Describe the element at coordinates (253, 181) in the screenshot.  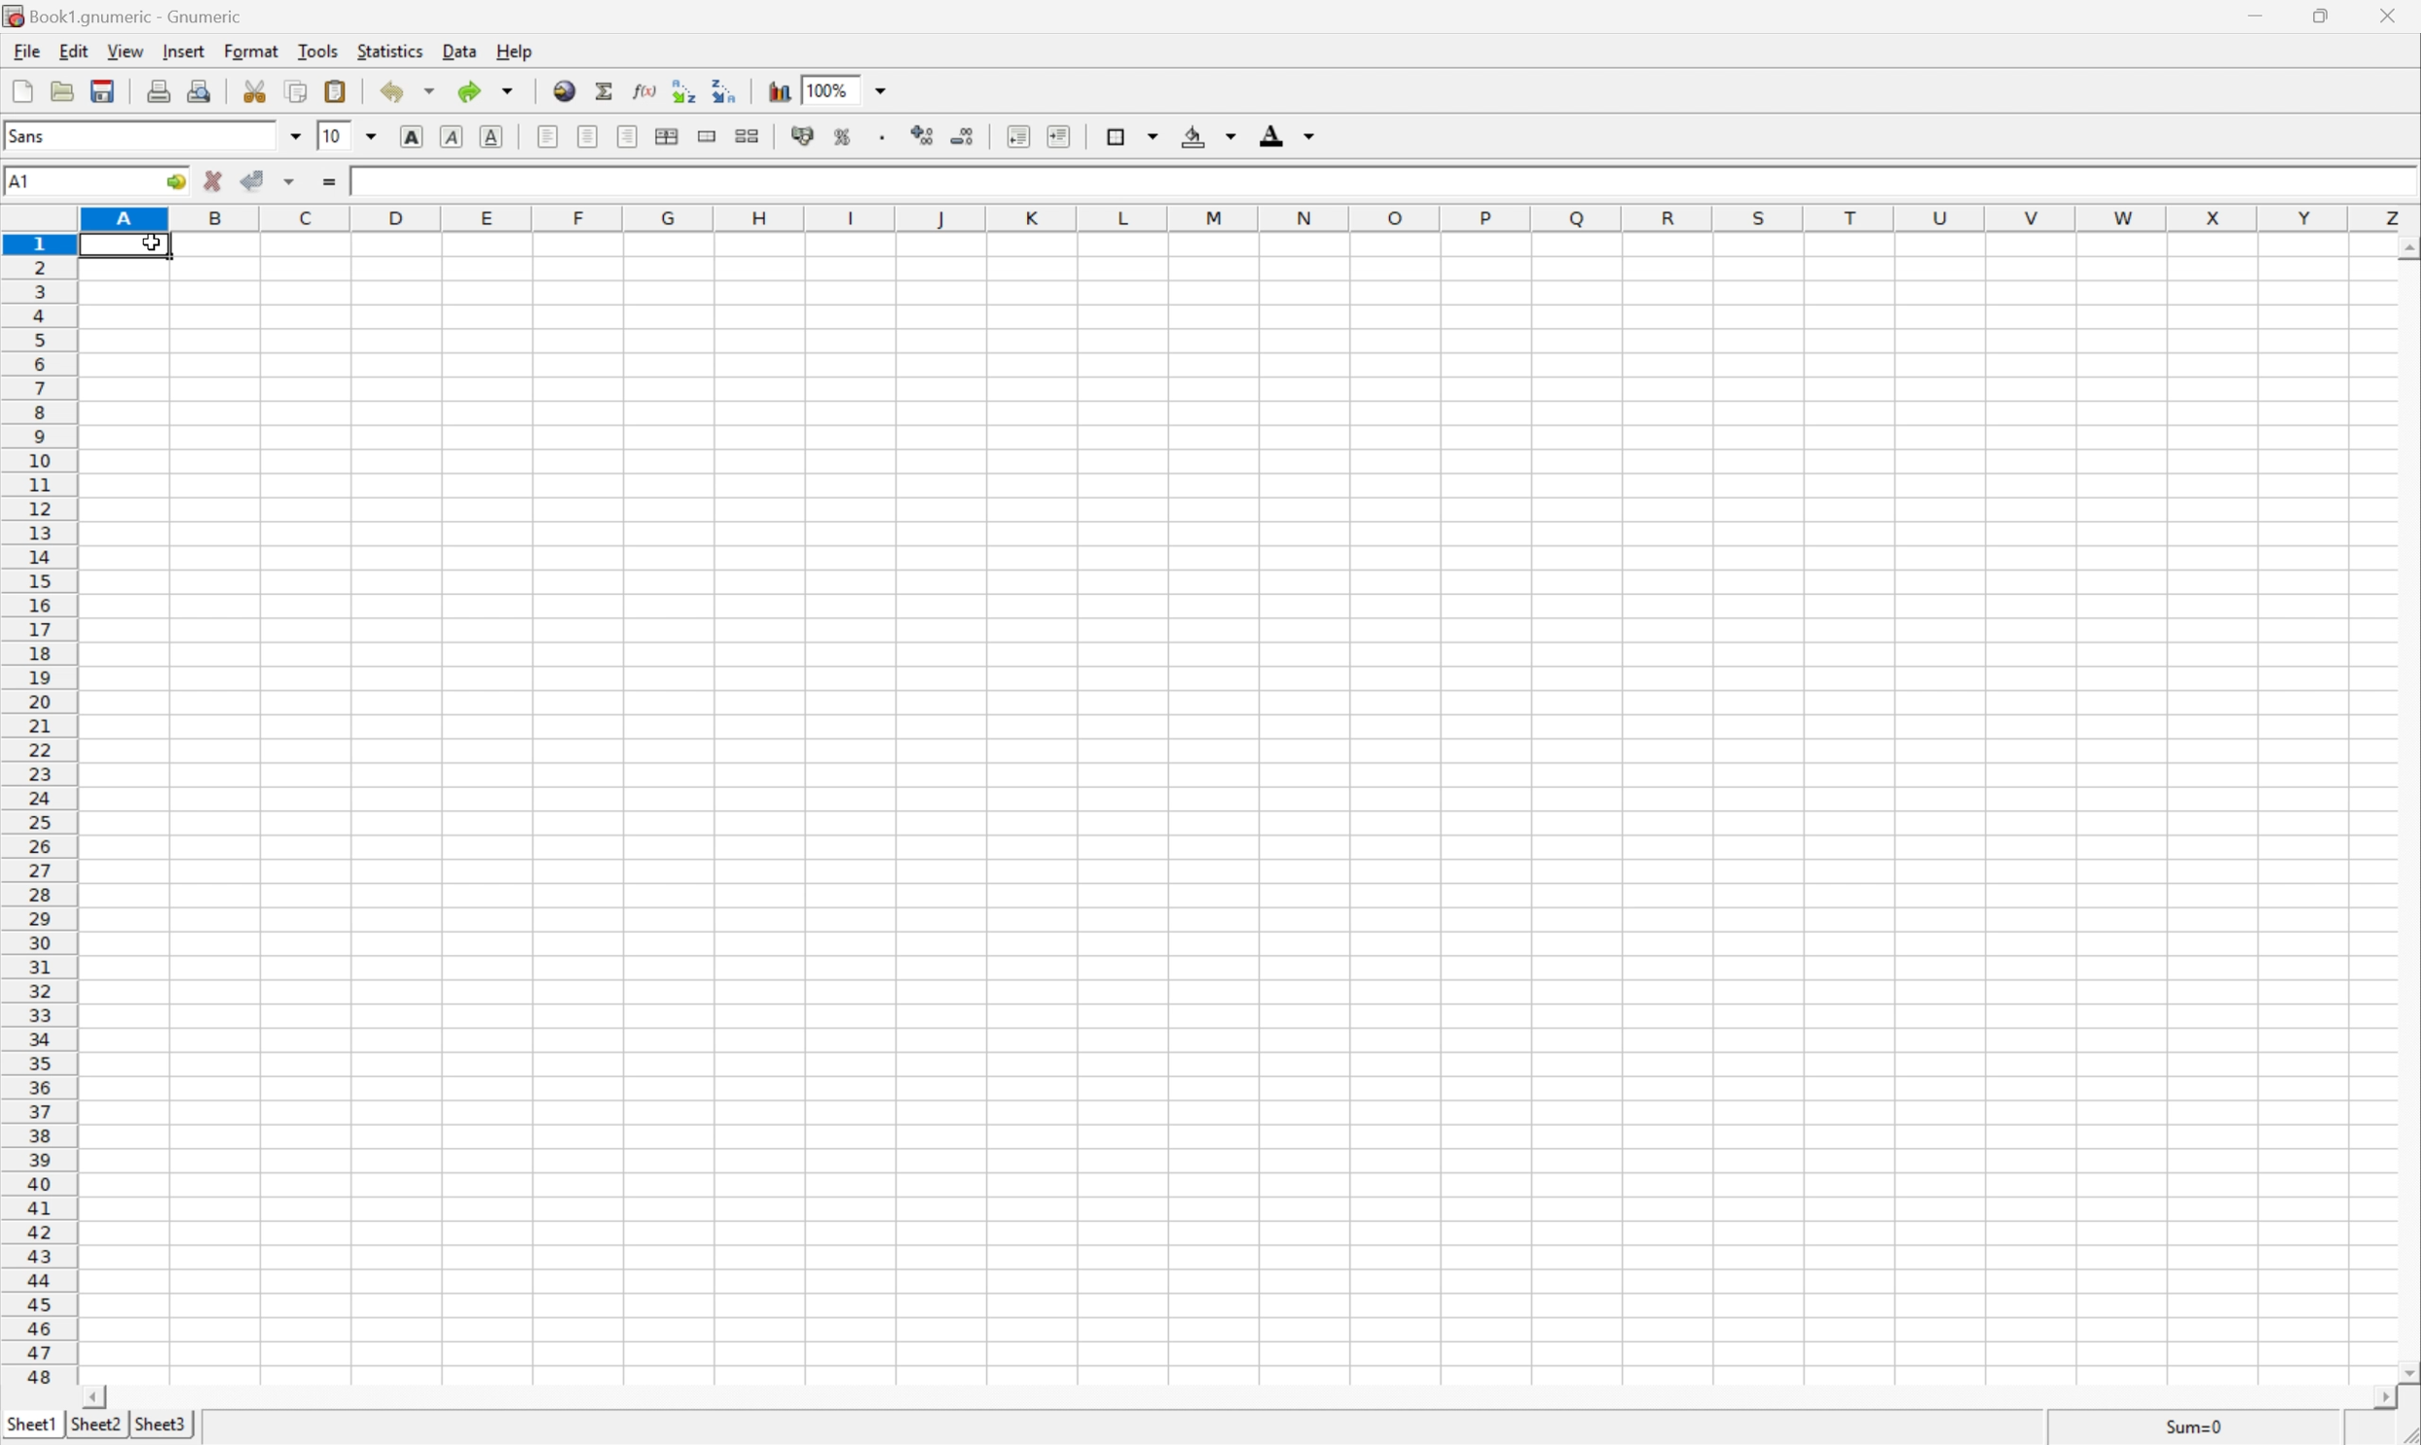
I see `accept change` at that location.